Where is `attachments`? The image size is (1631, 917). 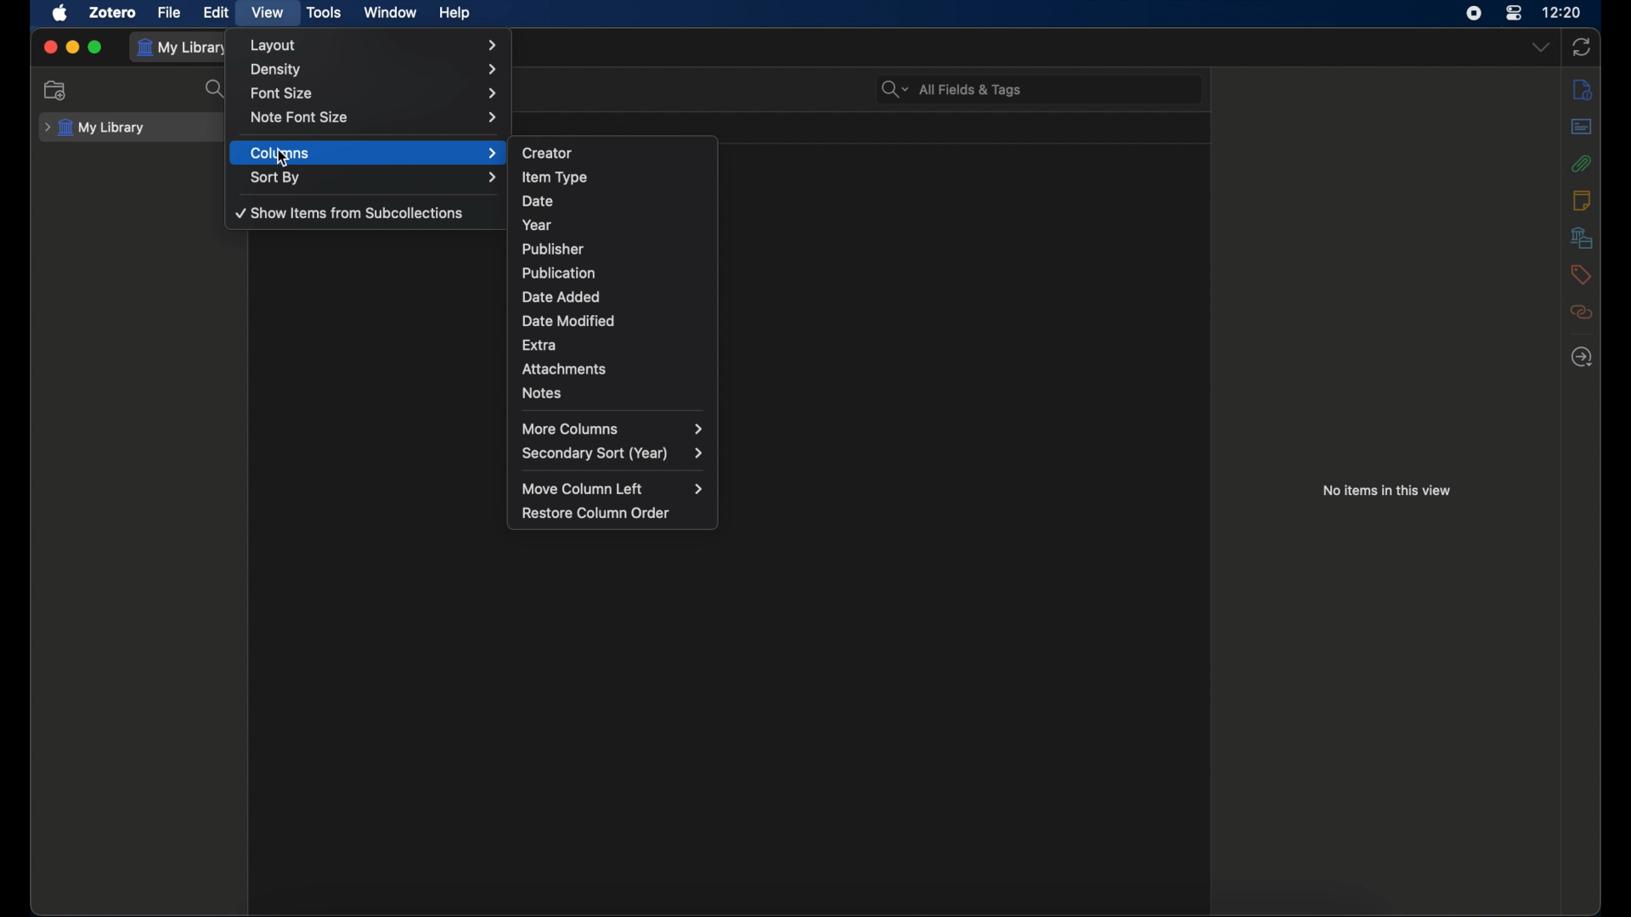 attachments is located at coordinates (565, 368).